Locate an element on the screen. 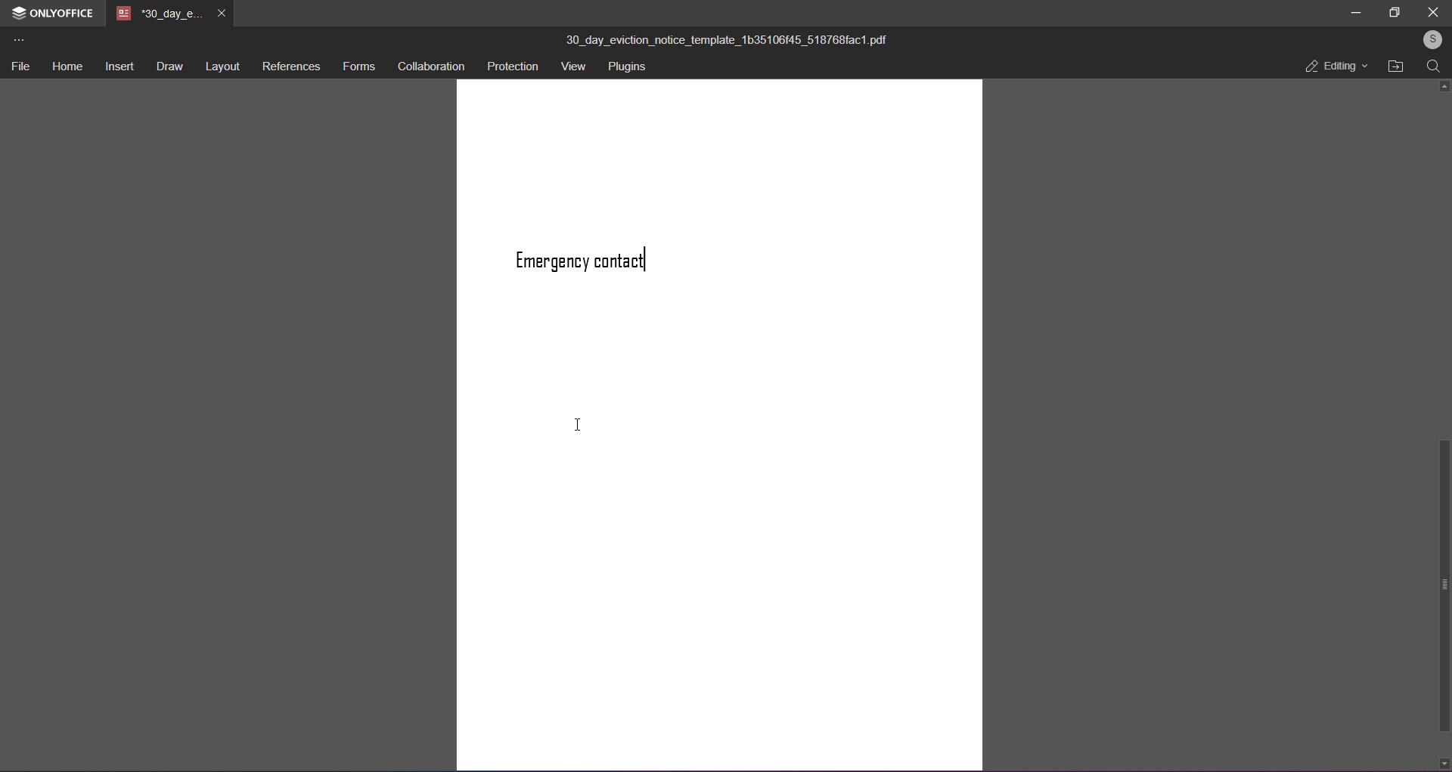 The image size is (1452, 772). close tab is located at coordinates (220, 14).